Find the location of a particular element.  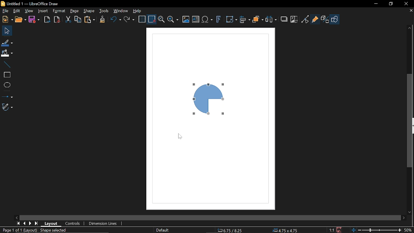

Edit is located at coordinates (16, 11).